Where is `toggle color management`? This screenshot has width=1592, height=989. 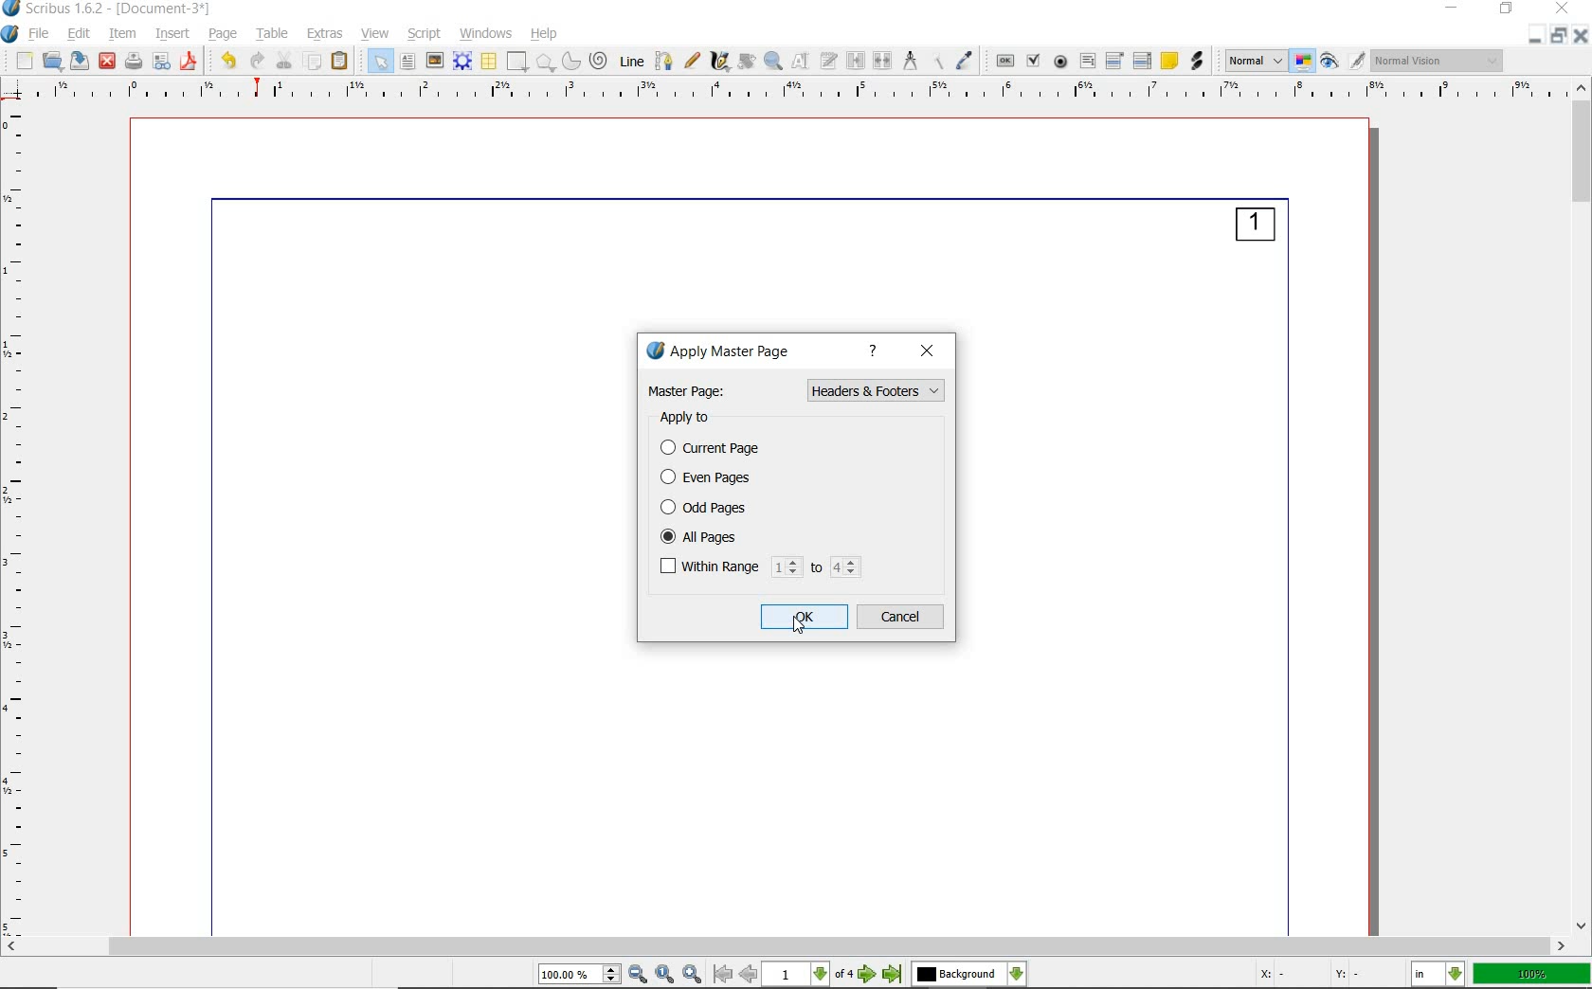 toggle color management is located at coordinates (1305, 61).